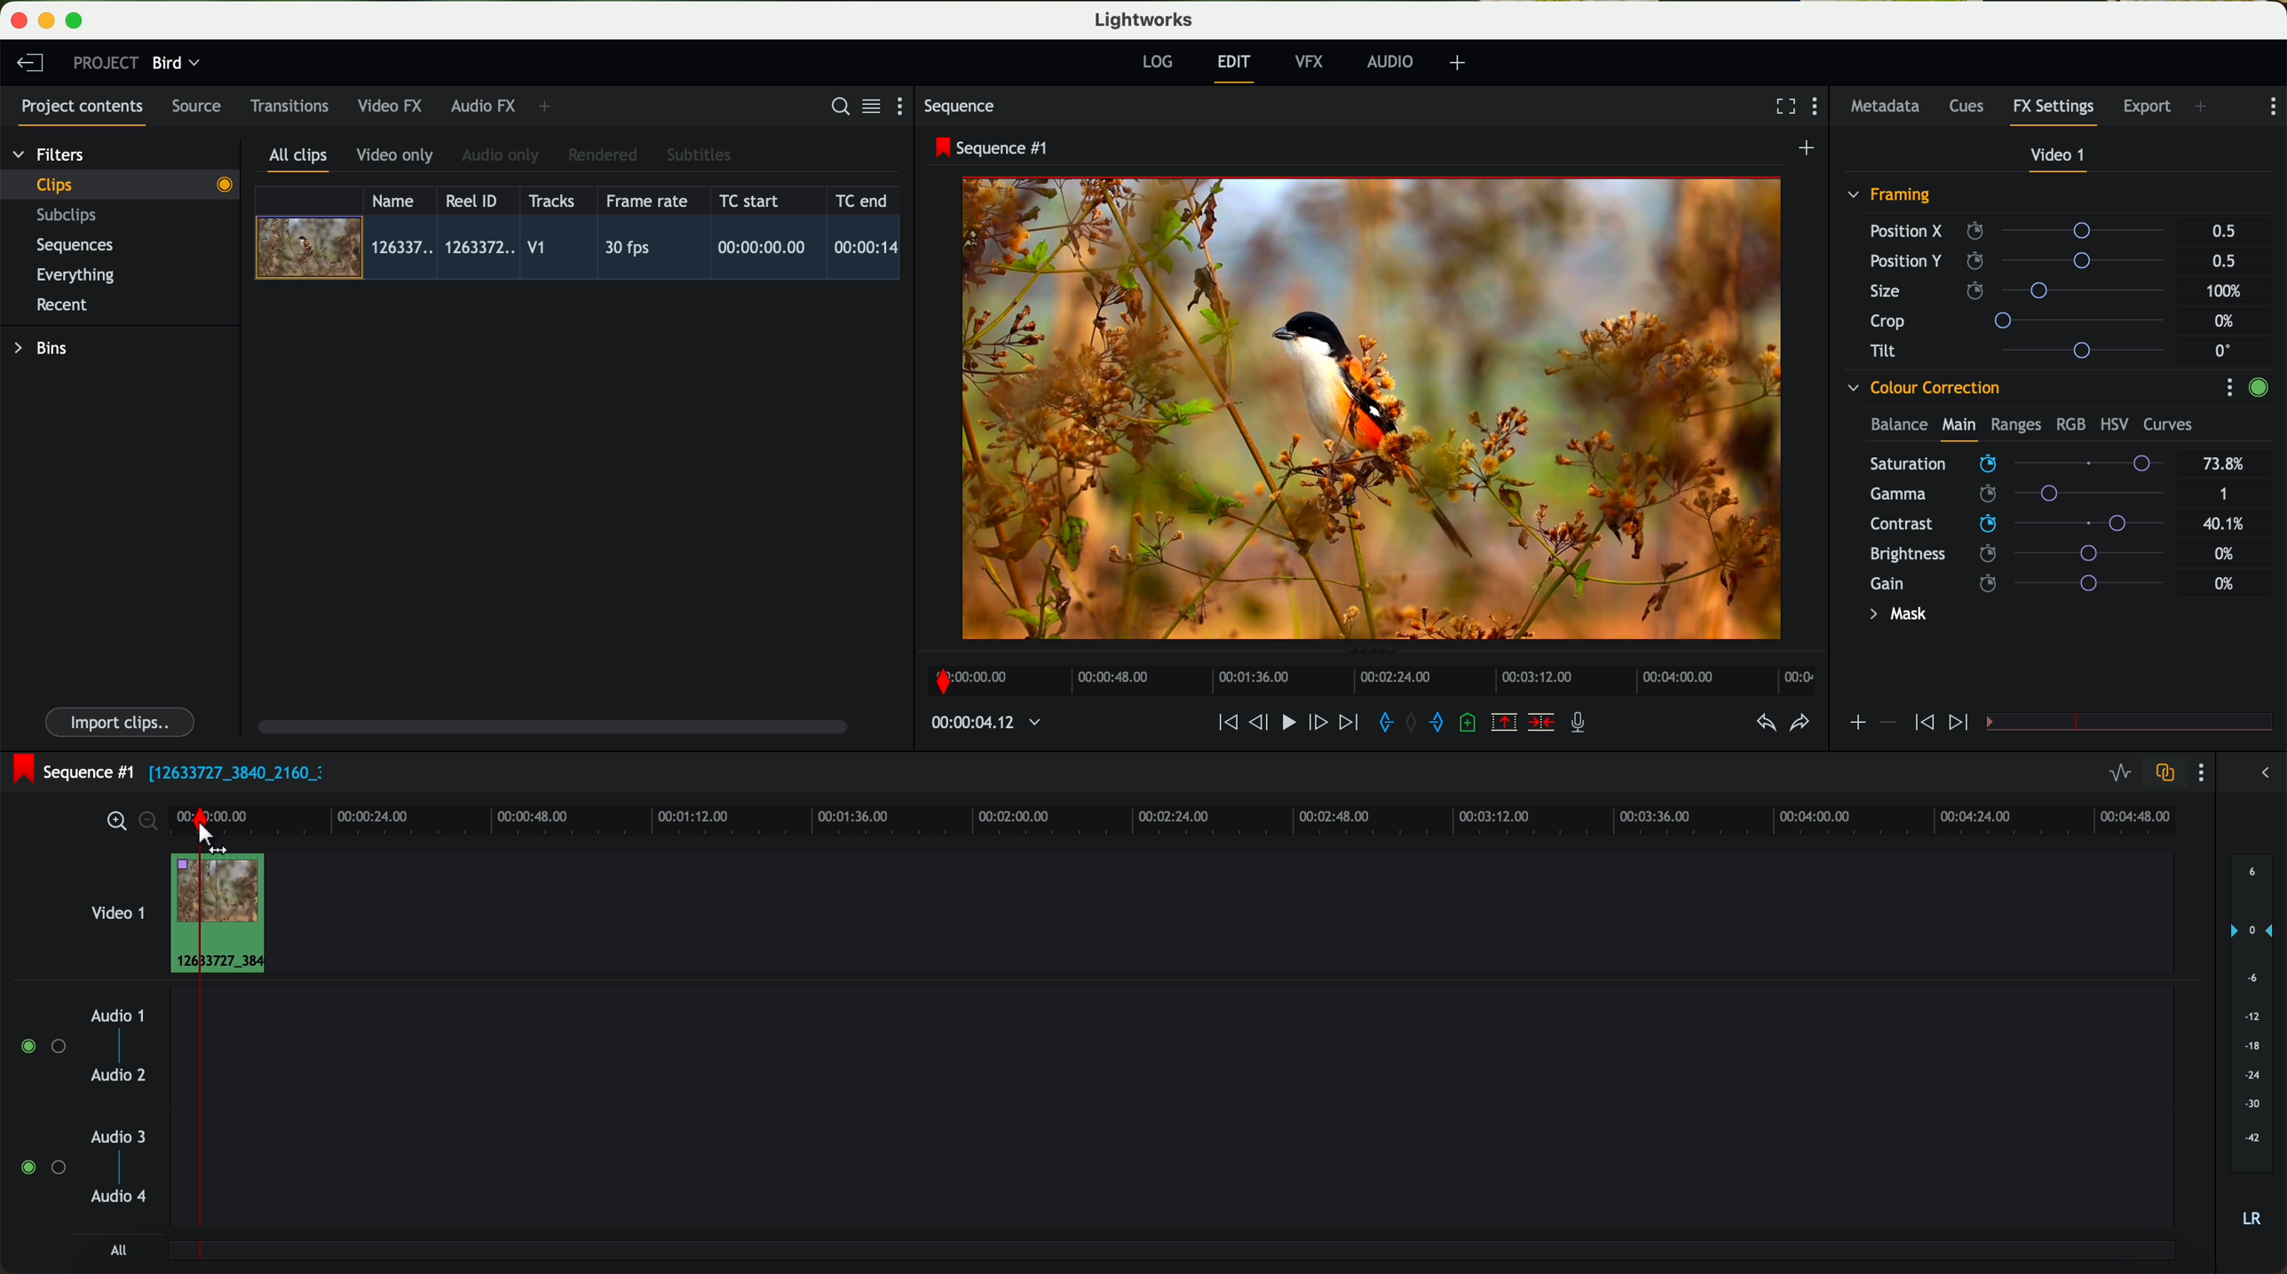 The width and height of the screenshot is (2287, 1274). Describe the element at coordinates (394, 106) in the screenshot. I see `video FX` at that location.